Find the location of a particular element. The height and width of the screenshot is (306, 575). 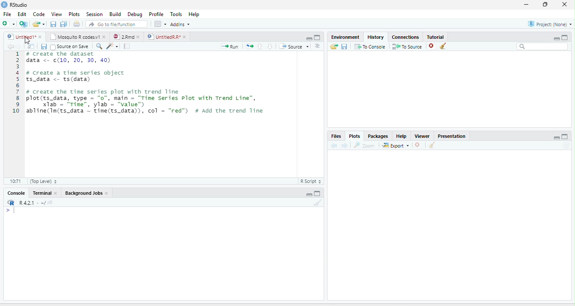

Maximize is located at coordinates (318, 38).